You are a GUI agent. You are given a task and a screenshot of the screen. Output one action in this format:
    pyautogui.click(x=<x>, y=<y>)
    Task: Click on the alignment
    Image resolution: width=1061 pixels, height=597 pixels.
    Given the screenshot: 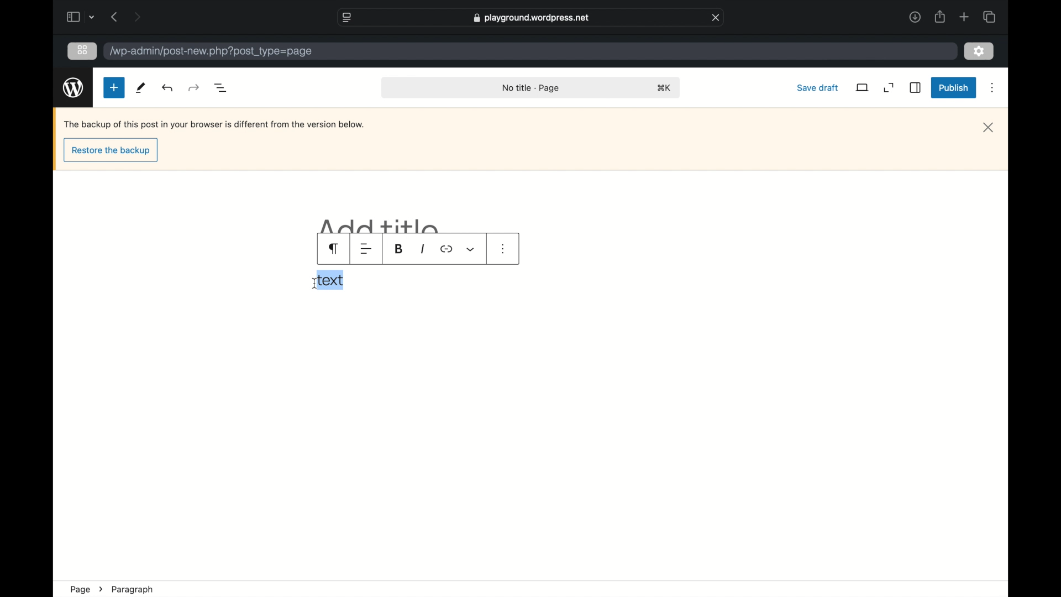 What is the action you would take?
    pyautogui.click(x=366, y=249)
    